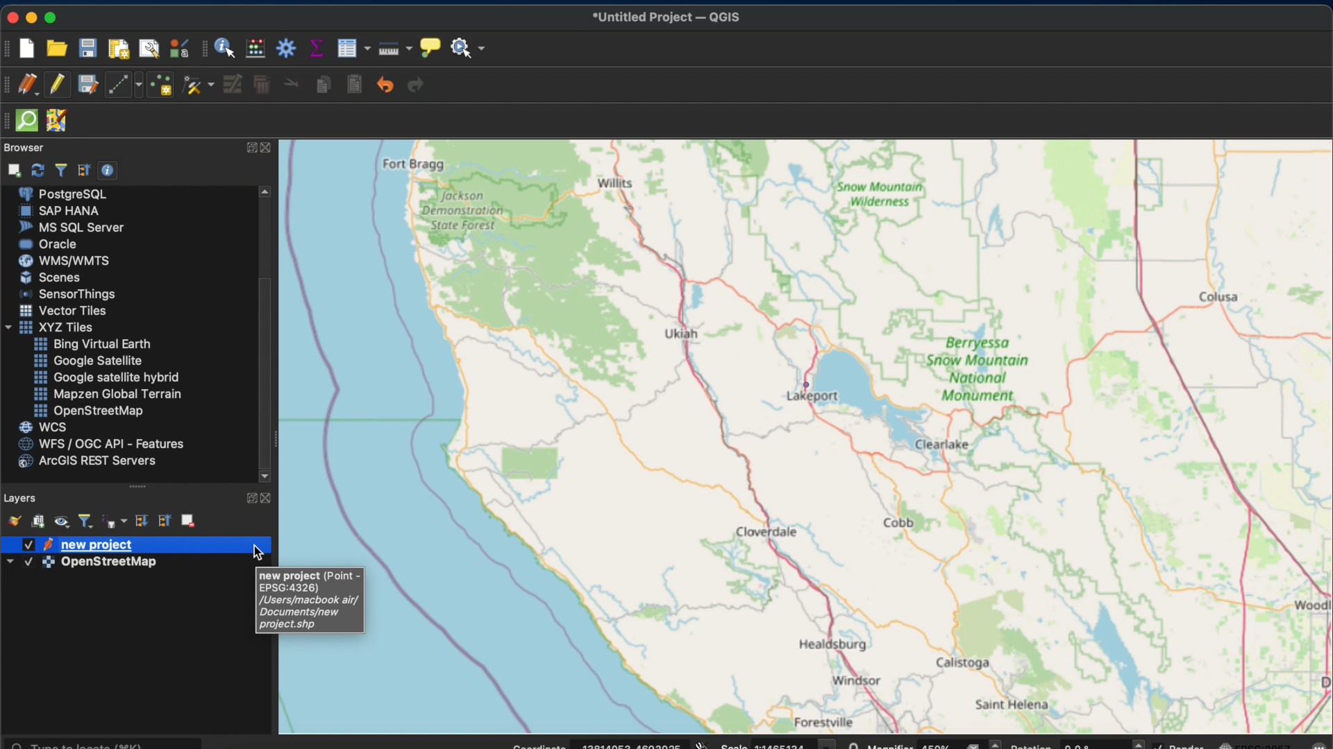 The height and width of the screenshot is (749, 1333). I want to click on collapse all, so click(164, 522).